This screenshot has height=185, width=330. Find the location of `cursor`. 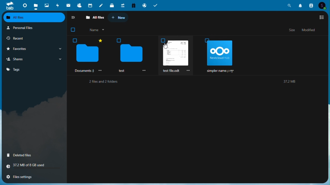

cursor is located at coordinates (166, 46).